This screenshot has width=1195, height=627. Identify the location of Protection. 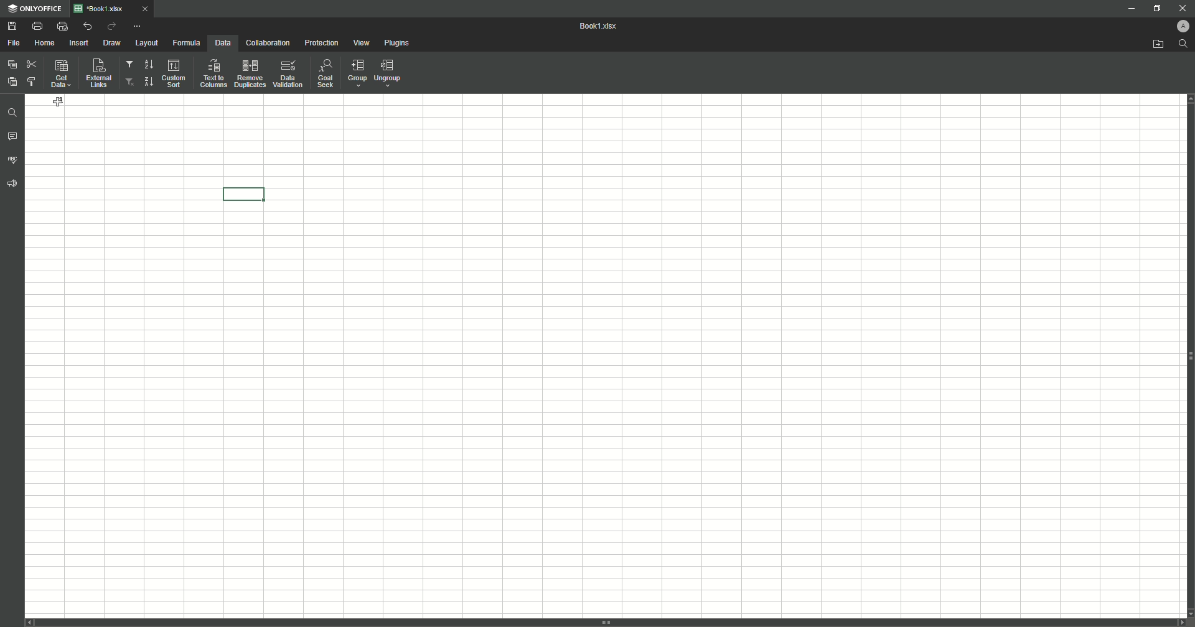
(321, 44).